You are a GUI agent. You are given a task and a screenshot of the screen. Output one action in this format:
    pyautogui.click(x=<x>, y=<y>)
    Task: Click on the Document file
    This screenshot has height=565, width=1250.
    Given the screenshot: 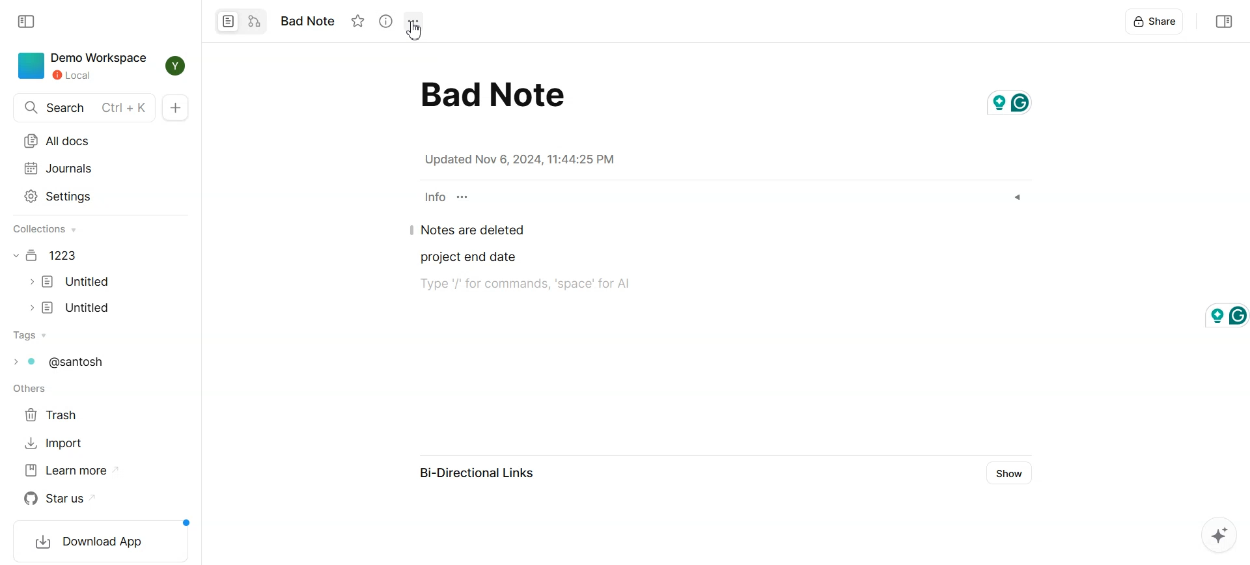 What is the action you would take?
    pyautogui.click(x=71, y=308)
    